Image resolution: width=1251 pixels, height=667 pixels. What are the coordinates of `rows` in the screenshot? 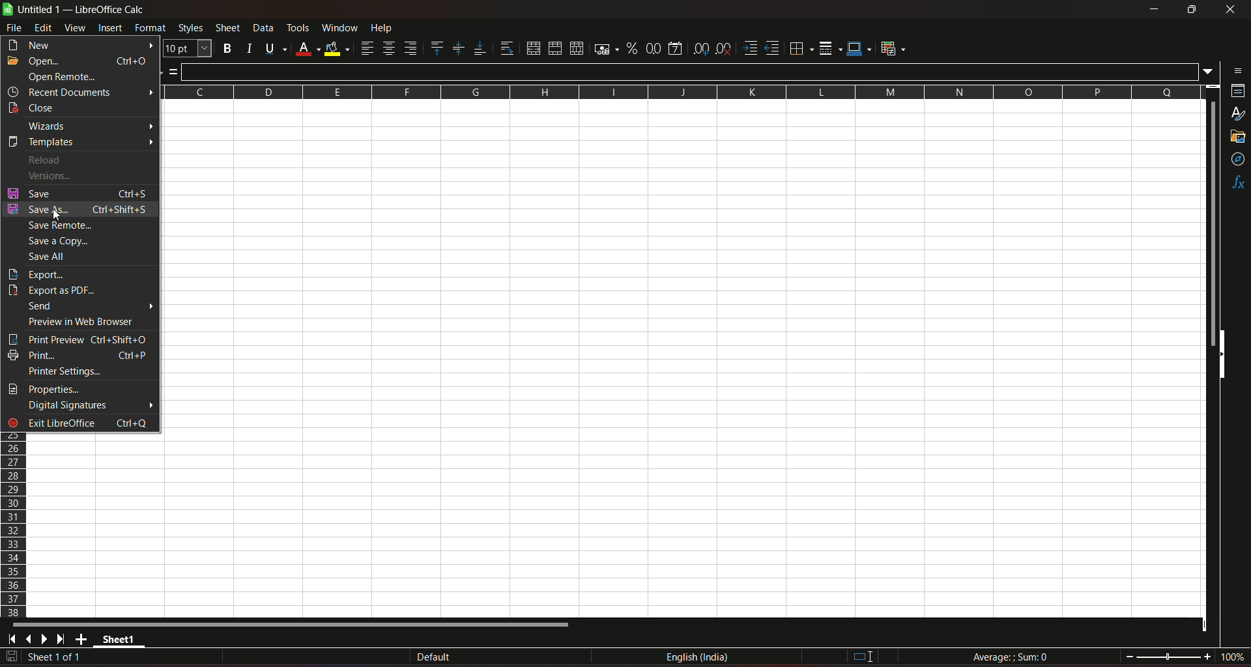 It's located at (12, 525).